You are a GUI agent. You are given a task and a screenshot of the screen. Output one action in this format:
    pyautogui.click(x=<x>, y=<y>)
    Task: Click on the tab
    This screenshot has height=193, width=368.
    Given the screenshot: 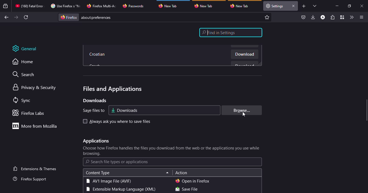 What is the action you would take?
    pyautogui.click(x=134, y=6)
    